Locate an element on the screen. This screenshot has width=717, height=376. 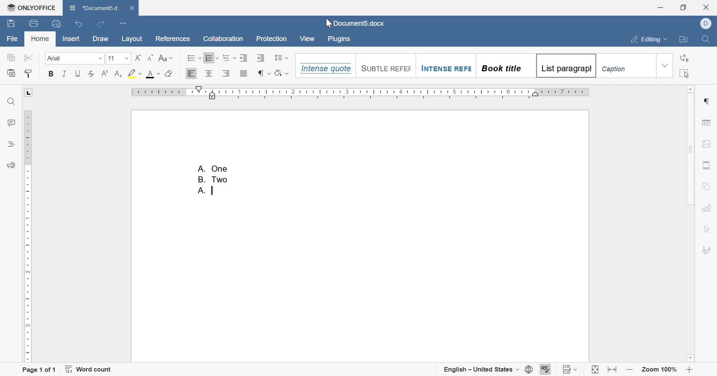
image settings is located at coordinates (706, 144).